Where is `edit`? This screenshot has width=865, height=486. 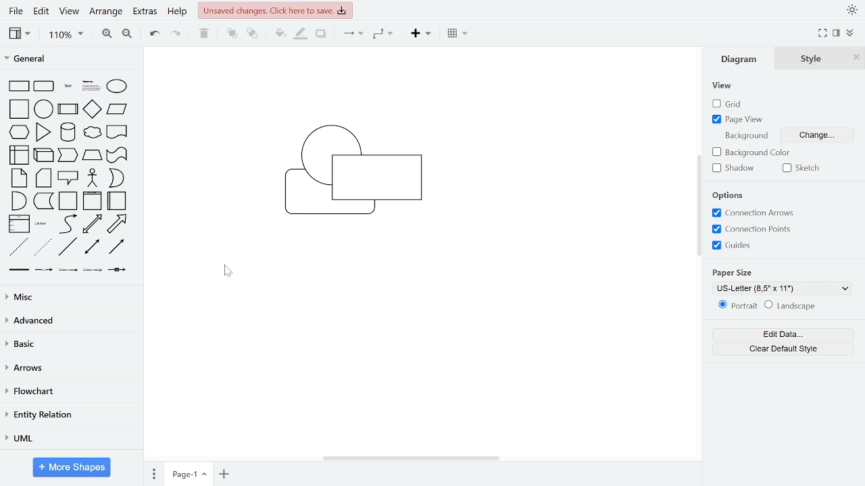 edit is located at coordinates (41, 11).